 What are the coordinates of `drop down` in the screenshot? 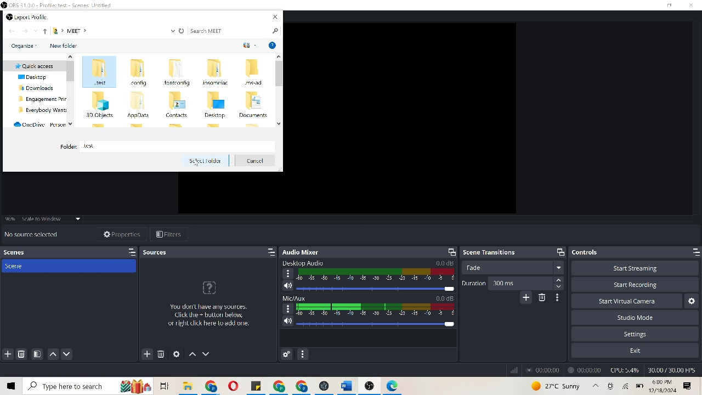 It's located at (33, 32).